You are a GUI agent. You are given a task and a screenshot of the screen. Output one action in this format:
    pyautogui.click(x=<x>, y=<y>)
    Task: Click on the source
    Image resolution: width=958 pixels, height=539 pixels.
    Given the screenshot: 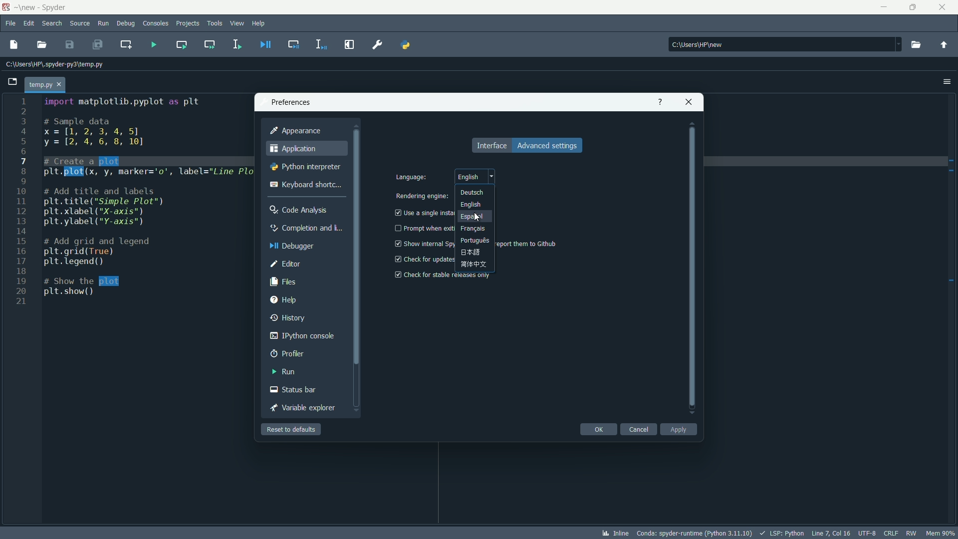 What is the action you would take?
    pyautogui.click(x=80, y=23)
    